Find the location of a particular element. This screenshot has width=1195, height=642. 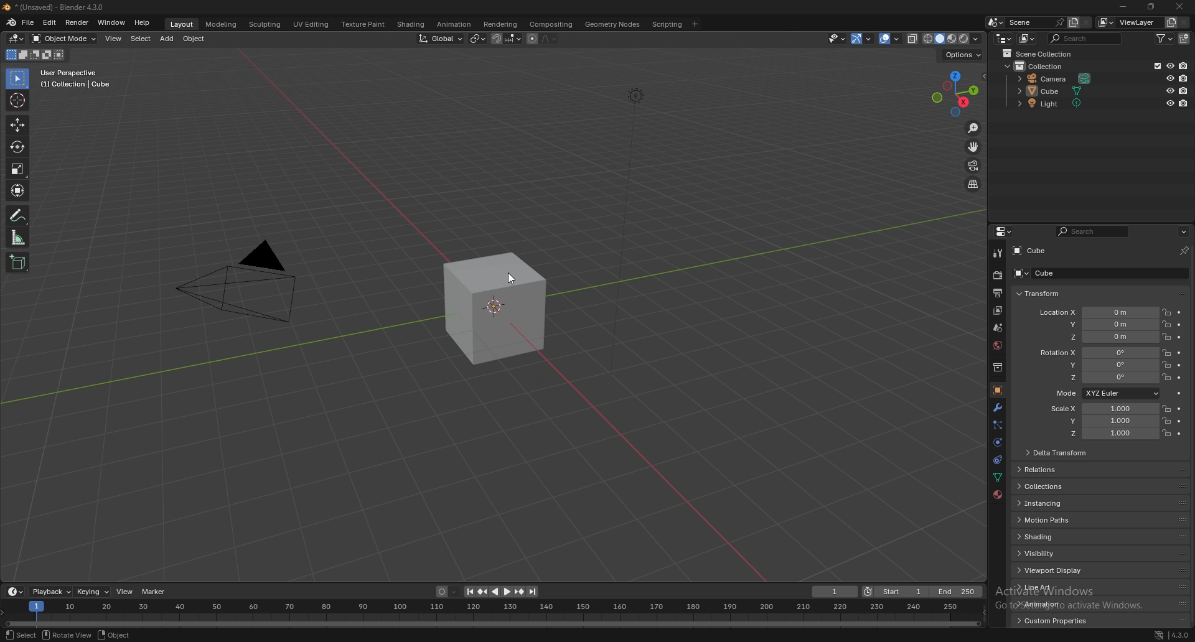

minimize is located at coordinates (1124, 7).